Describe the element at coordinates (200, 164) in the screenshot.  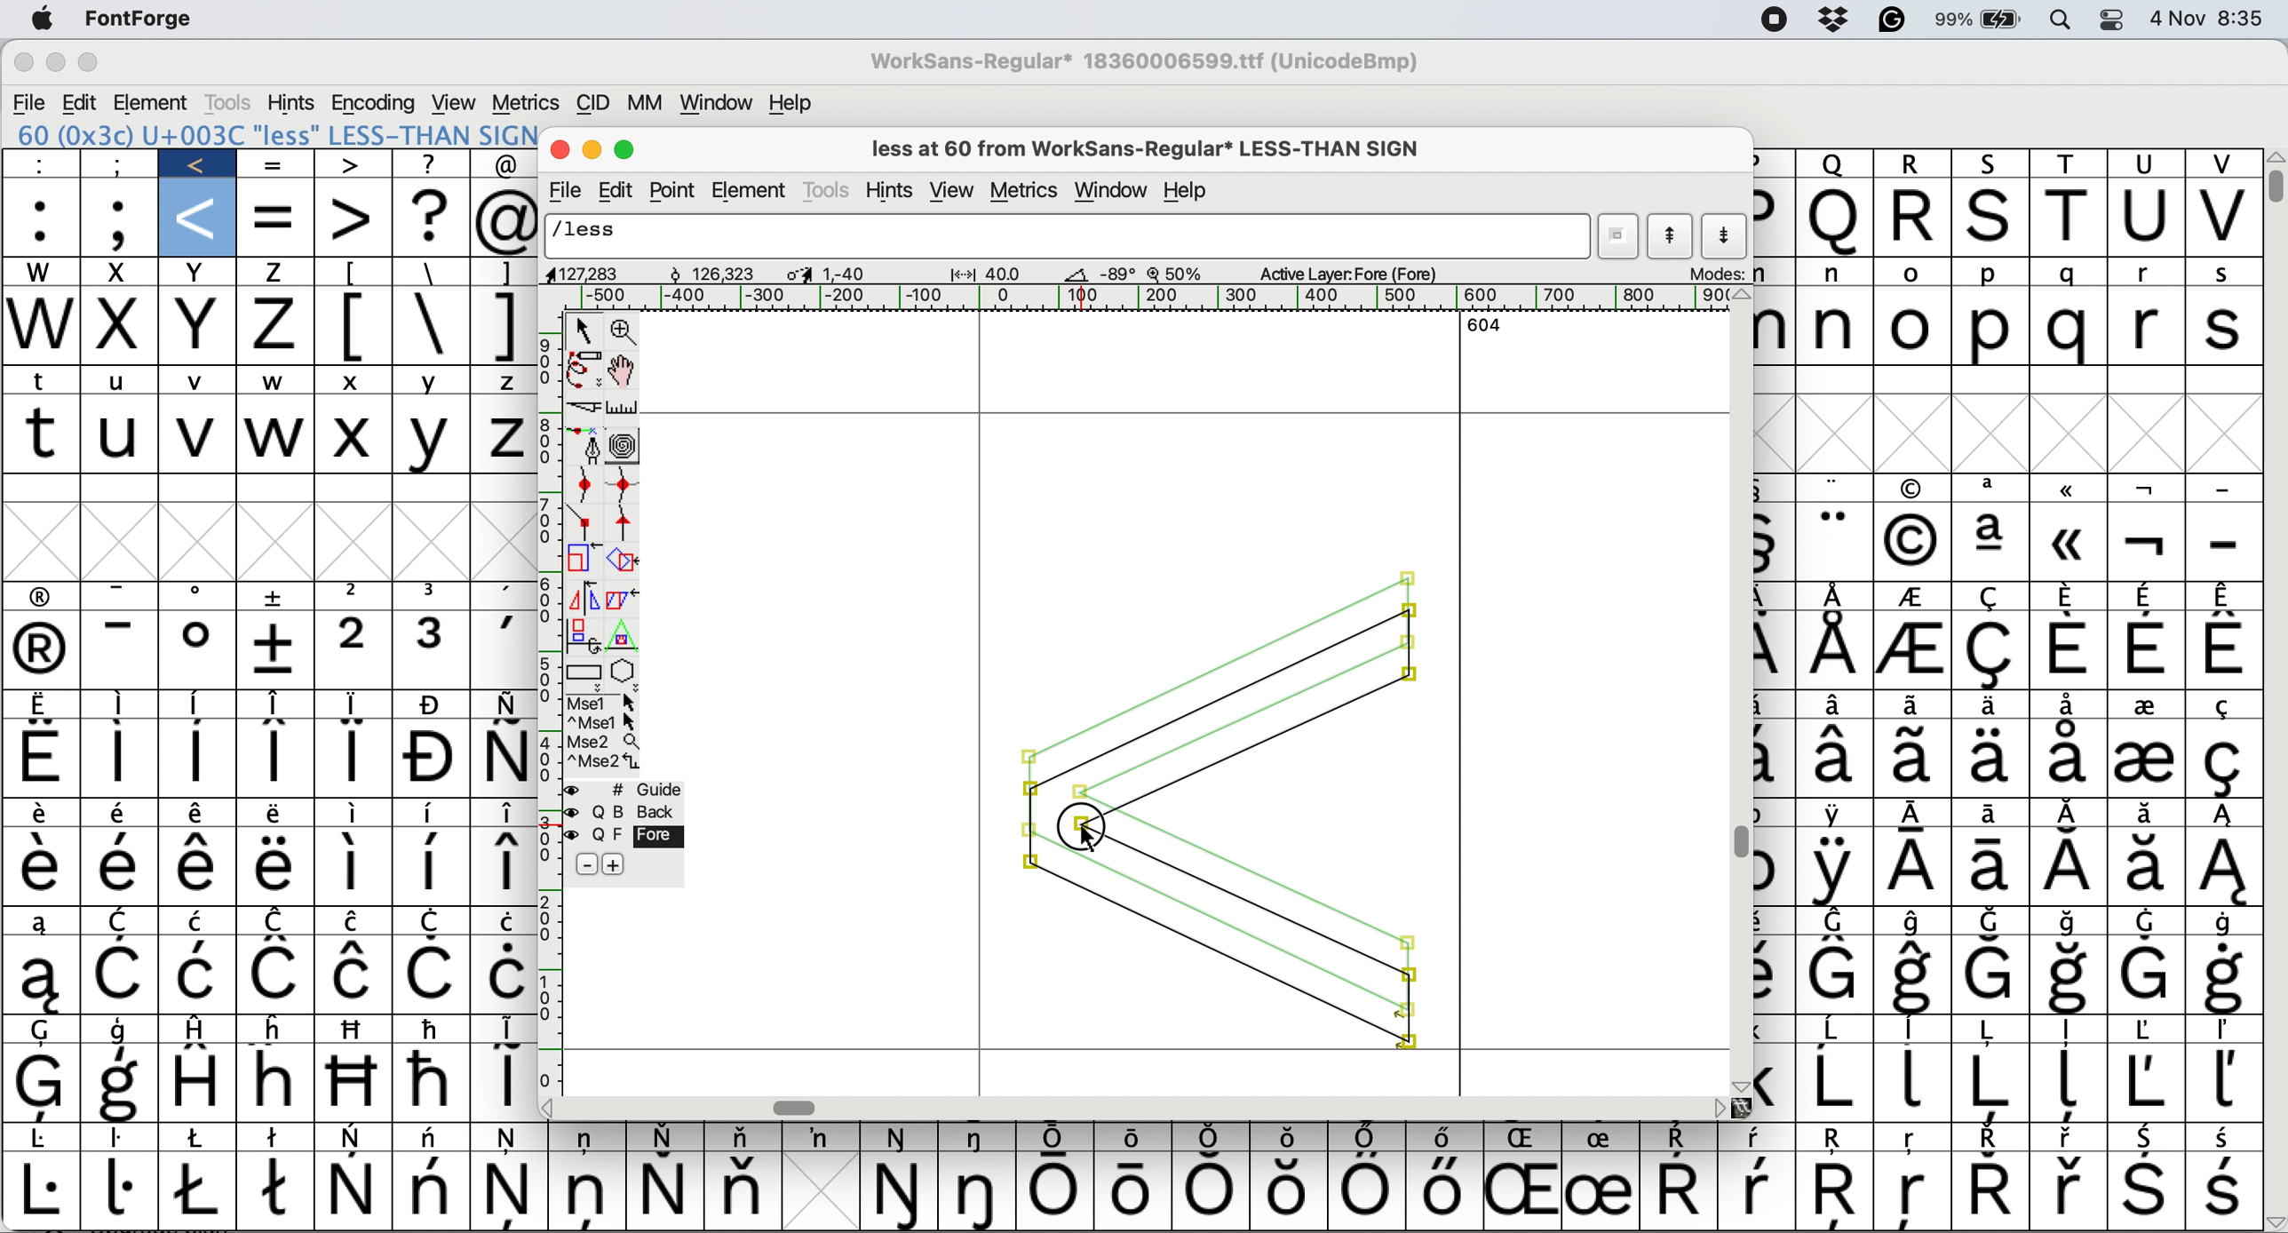
I see `<` at that location.